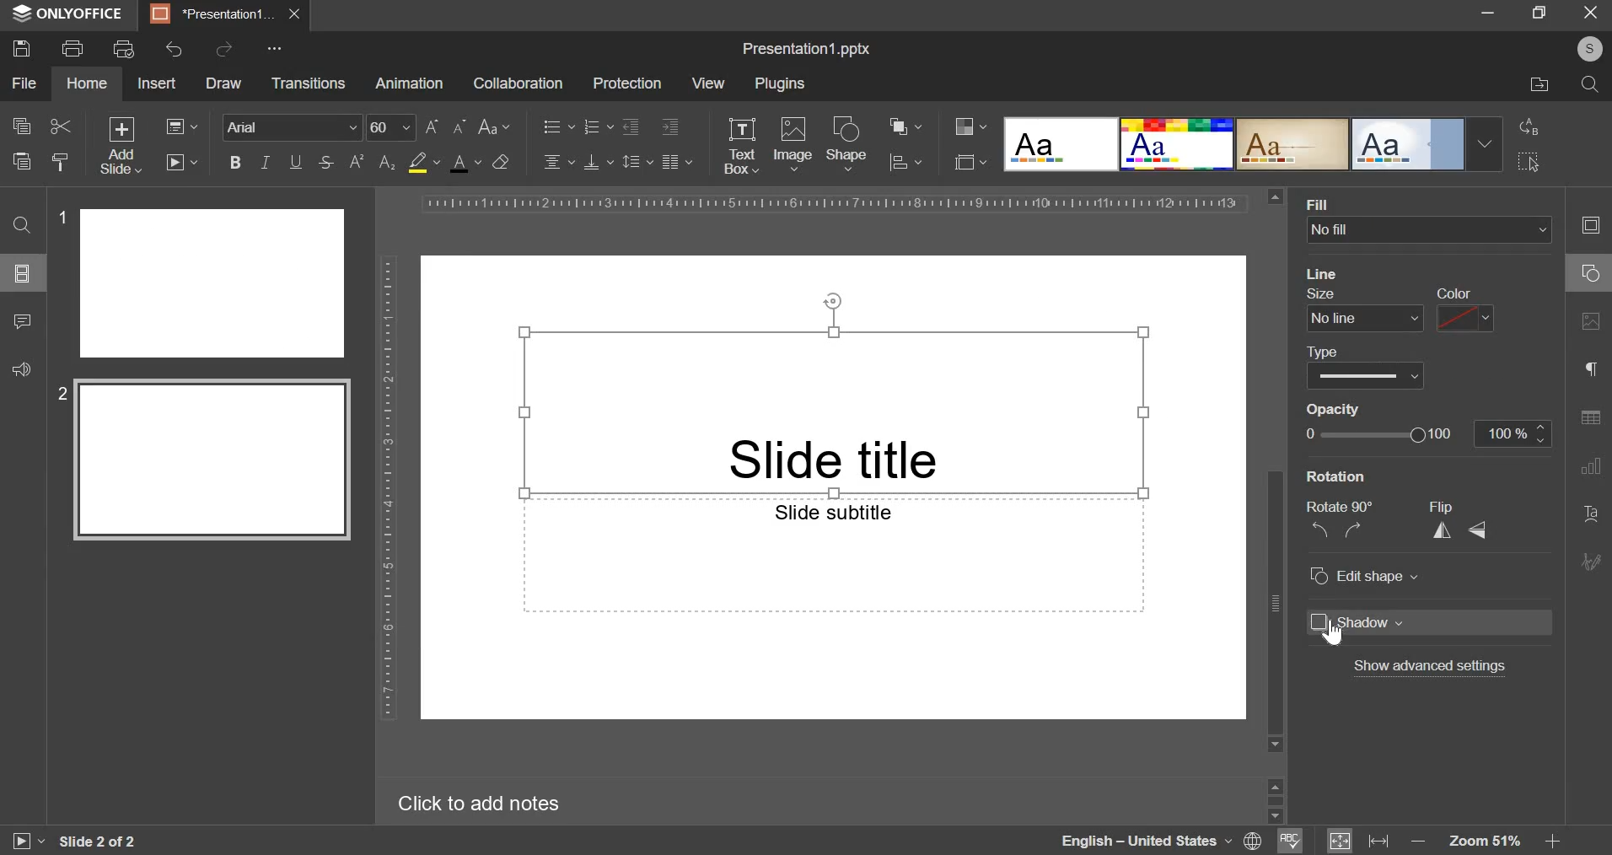 Image resolution: width=1612 pixels, height=855 pixels. I want to click on presentation1.pptx, so click(808, 46).